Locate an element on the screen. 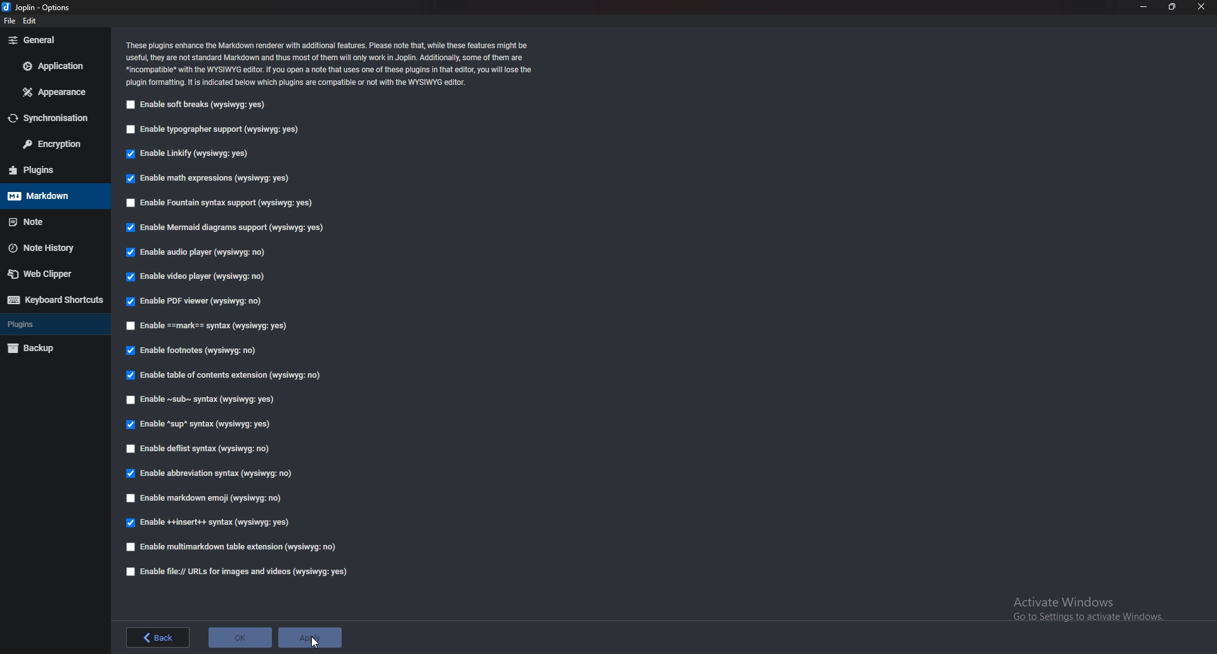 This screenshot has height=654, width=1217. Appearance is located at coordinates (54, 93).